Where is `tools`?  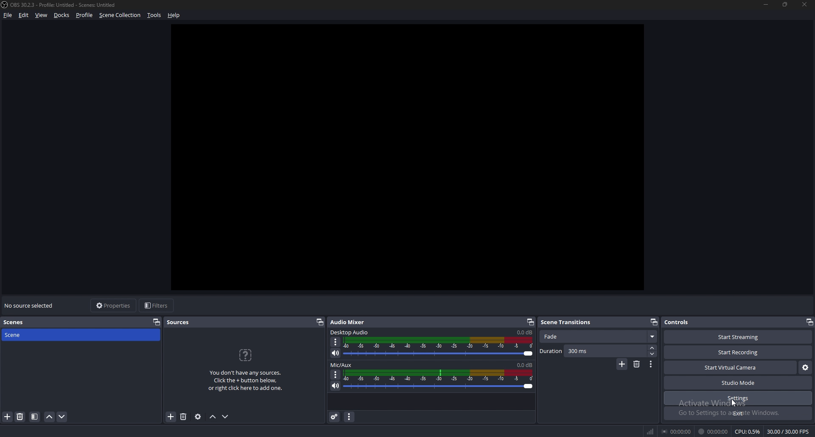
tools is located at coordinates (154, 15).